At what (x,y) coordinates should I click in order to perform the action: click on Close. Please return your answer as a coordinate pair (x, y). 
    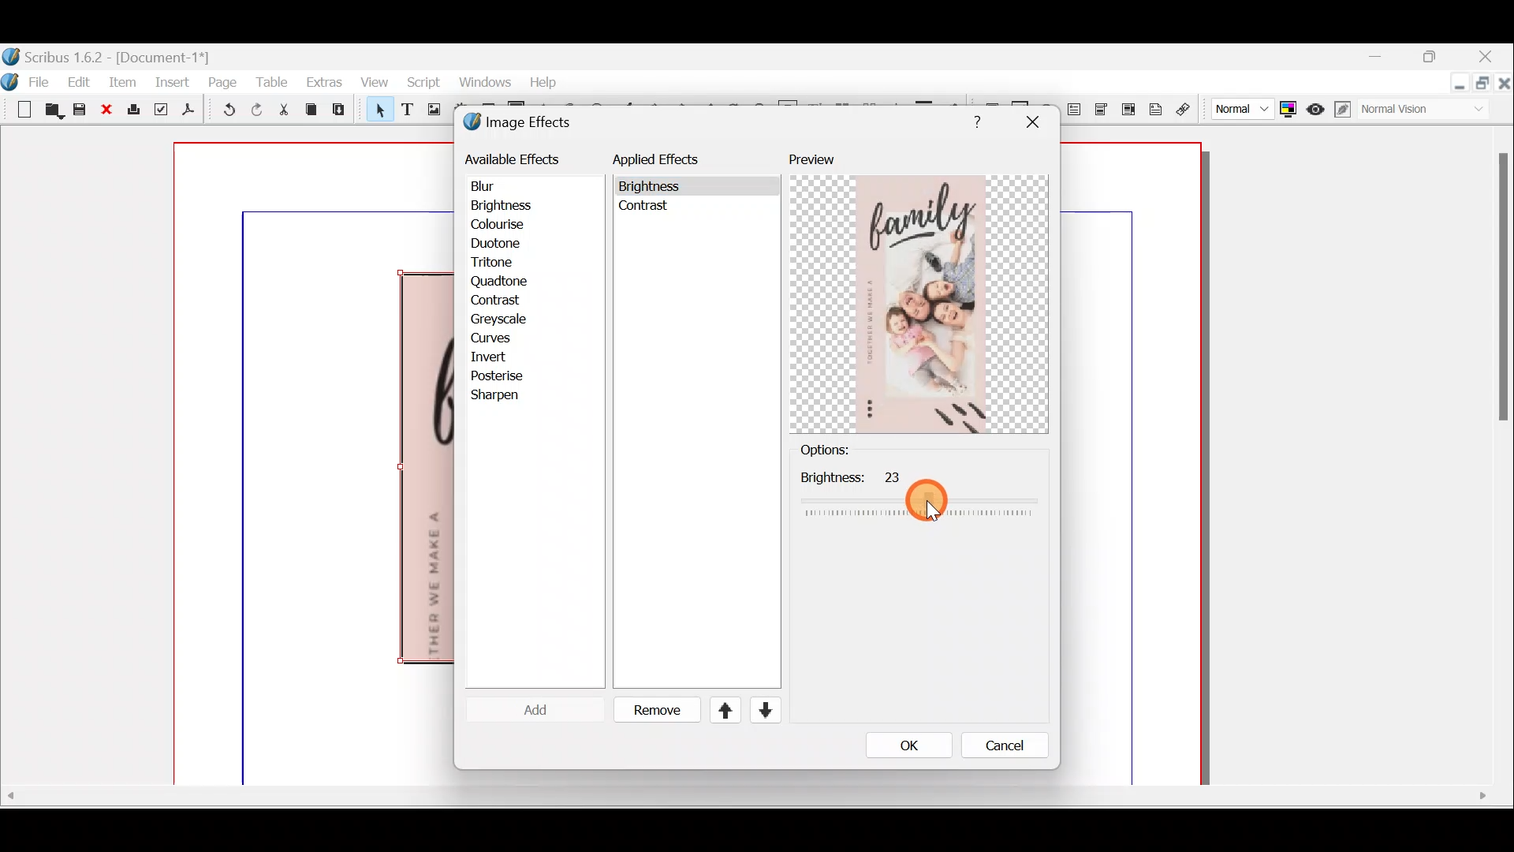
    Looking at the image, I should click on (1505, 86).